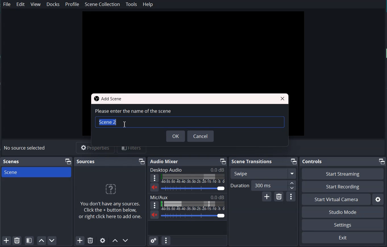 Image resolution: width=387 pixels, height=247 pixels. Describe the element at coordinates (12, 162) in the screenshot. I see `Text ` at that location.